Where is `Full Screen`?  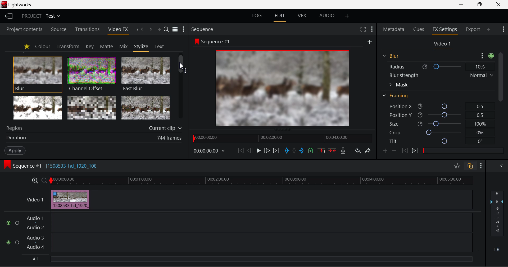 Full Screen is located at coordinates (363, 29).